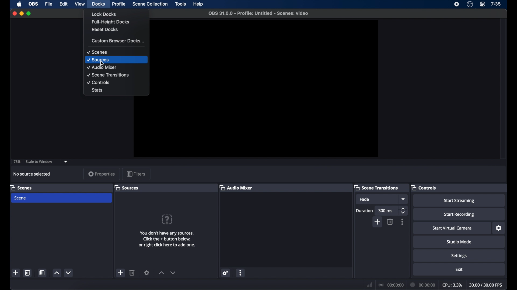  What do you see at coordinates (136, 174) in the screenshot?
I see `filters` at bounding box center [136, 174].